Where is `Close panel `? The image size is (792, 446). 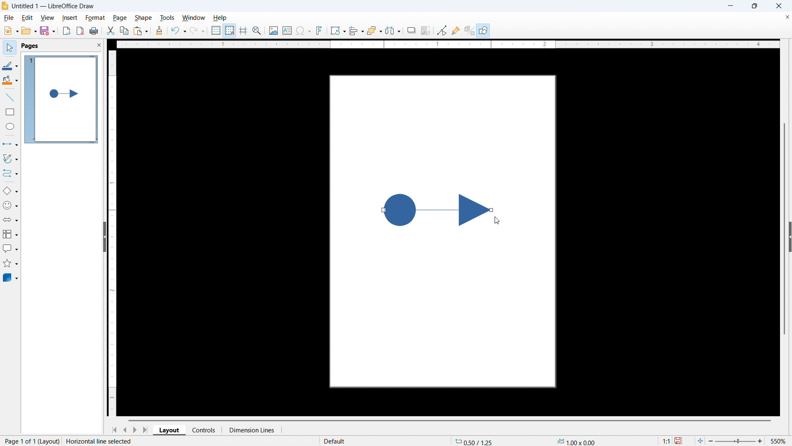 Close panel  is located at coordinates (99, 45).